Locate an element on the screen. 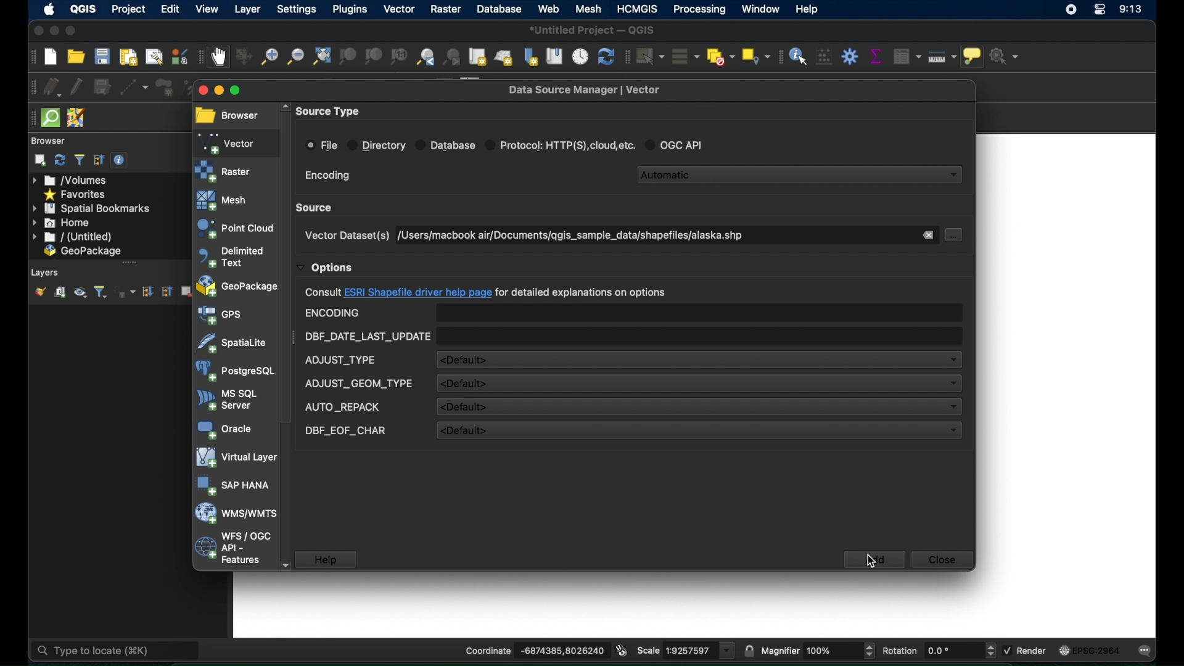 This screenshot has height=666, width=1184. source type is located at coordinates (330, 112).